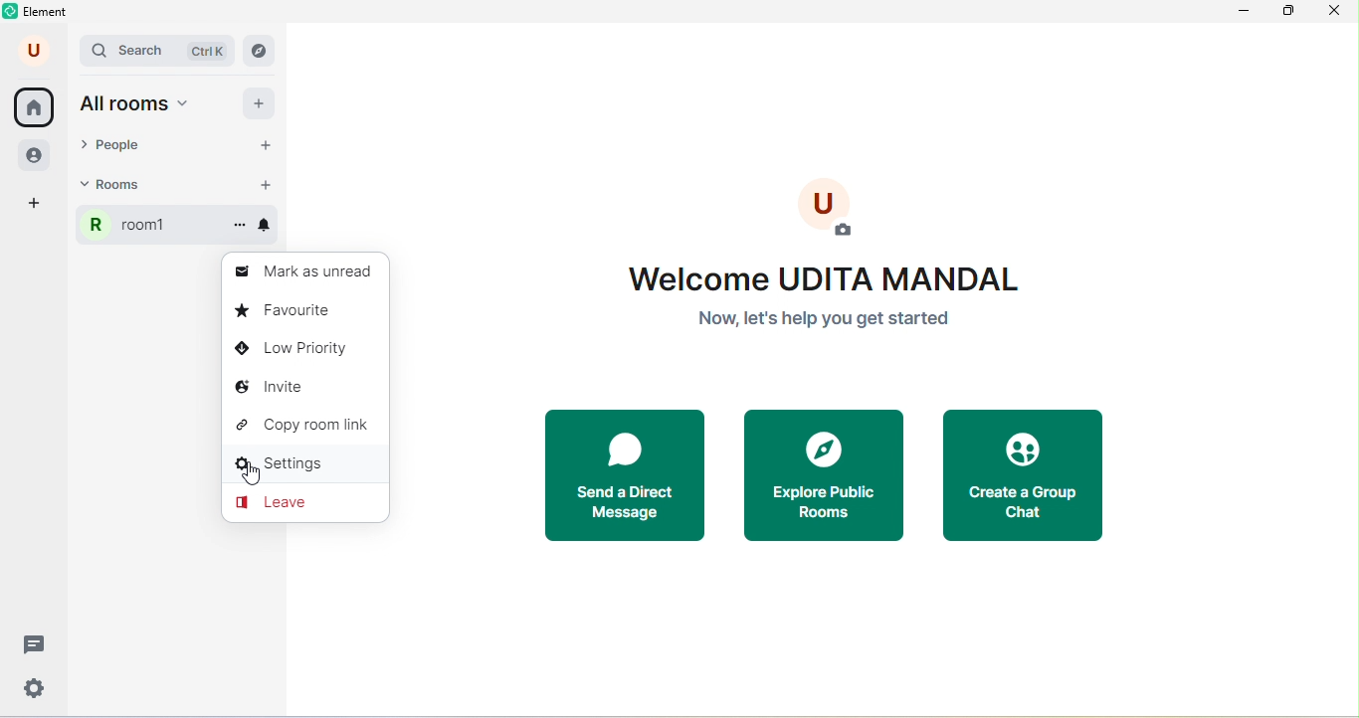 The height and width of the screenshot is (718, 1359). I want to click on maximize, so click(1291, 13).